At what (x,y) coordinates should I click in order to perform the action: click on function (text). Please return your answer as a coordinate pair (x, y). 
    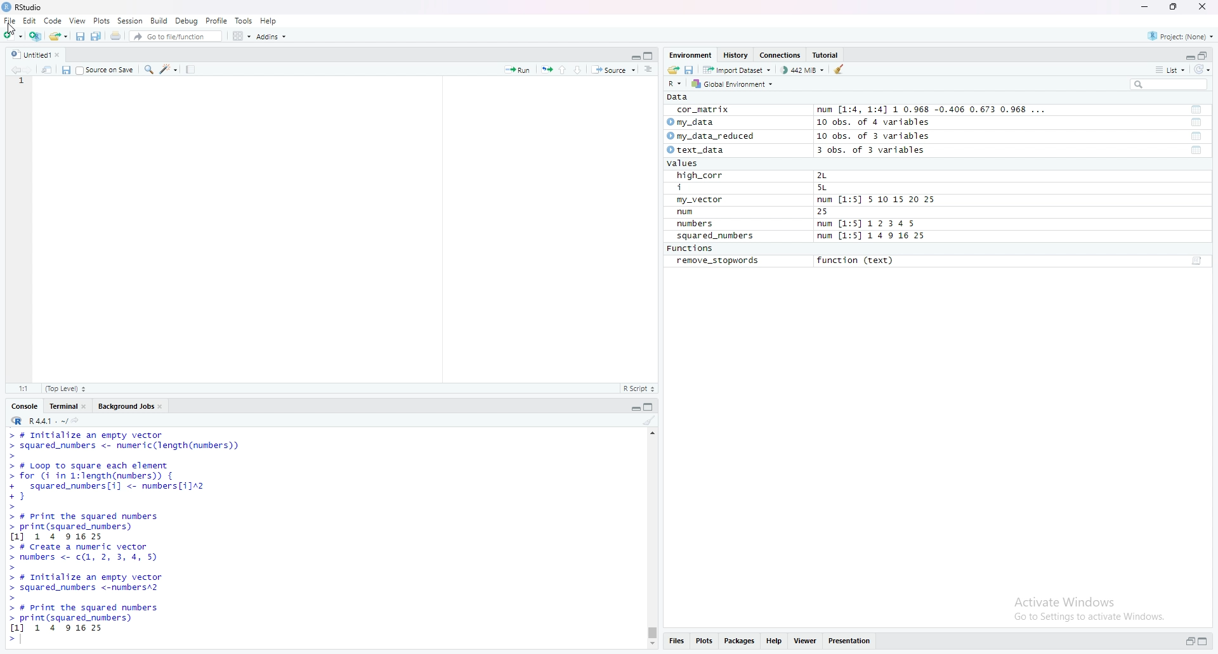
    Looking at the image, I should click on (858, 262).